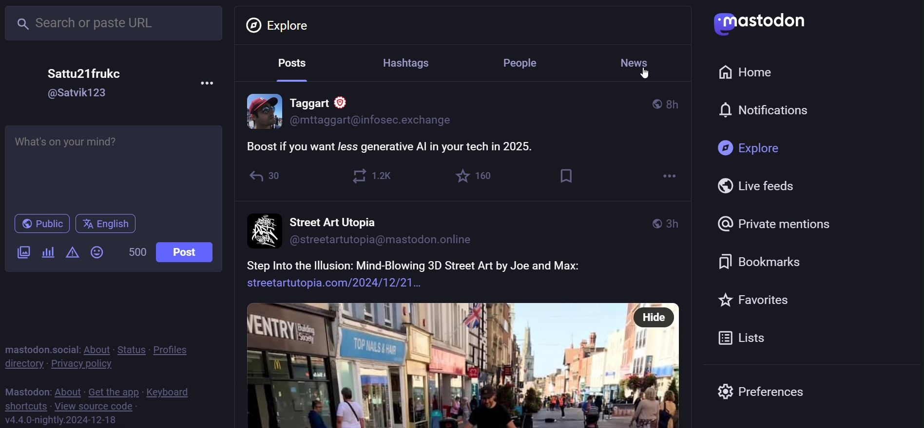 This screenshot has height=428, width=924. I want to click on cursor, so click(646, 75).